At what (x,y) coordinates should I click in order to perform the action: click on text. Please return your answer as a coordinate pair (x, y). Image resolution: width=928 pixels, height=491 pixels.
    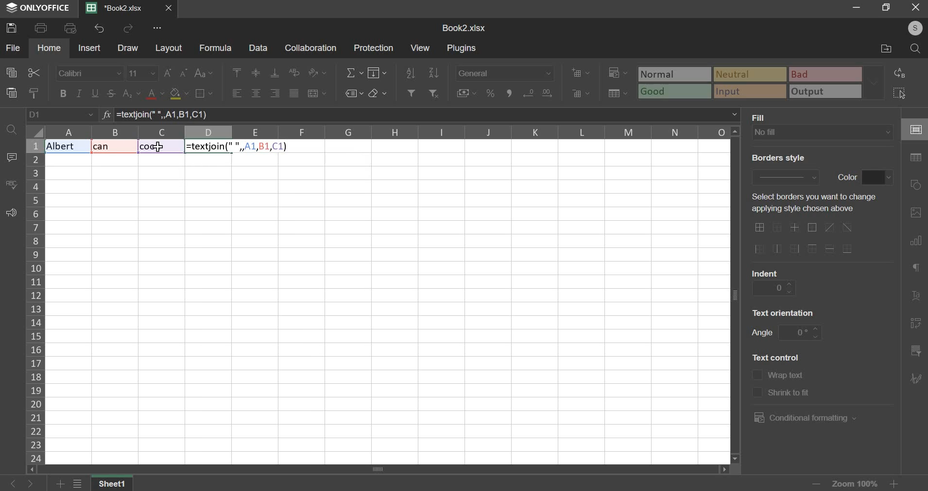
    Looking at the image, I should click on (788, 376).